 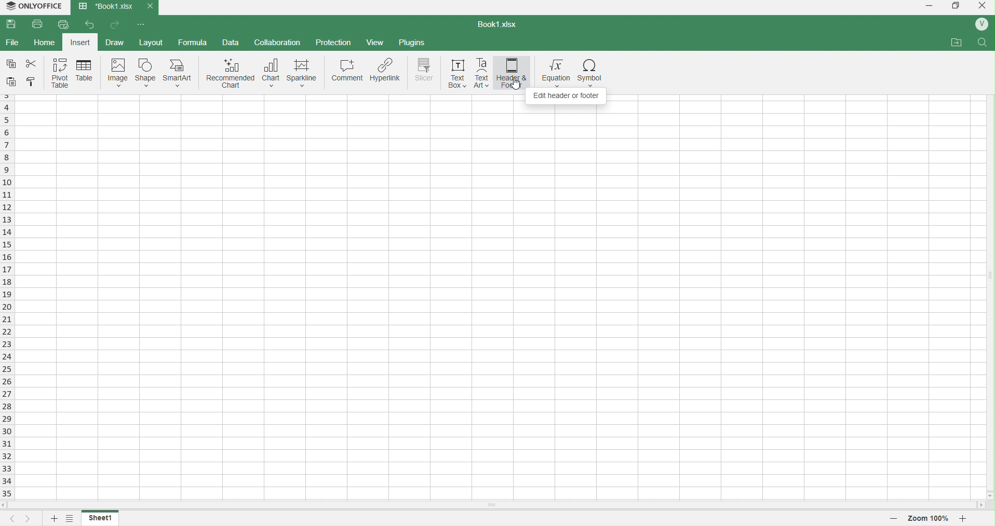 I want to click on cut, so click(x=32, y=64).